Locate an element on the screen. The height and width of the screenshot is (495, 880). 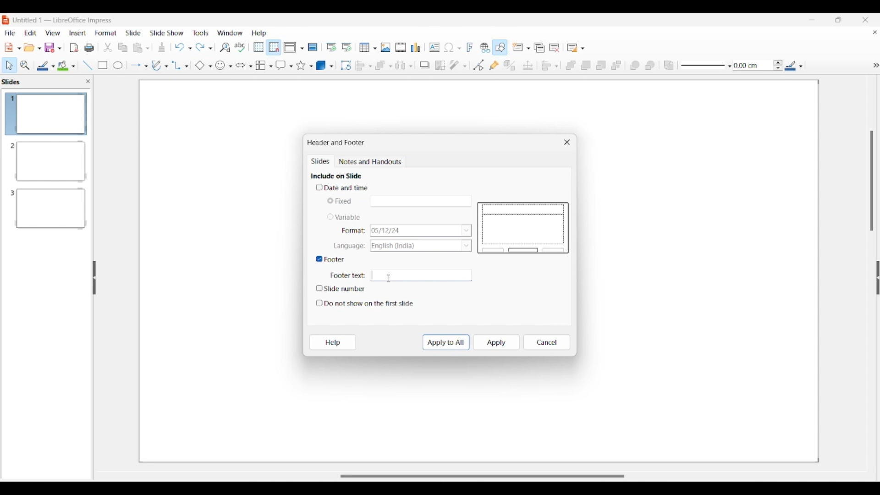
Callout shape options is located at coordinates (284, 65).